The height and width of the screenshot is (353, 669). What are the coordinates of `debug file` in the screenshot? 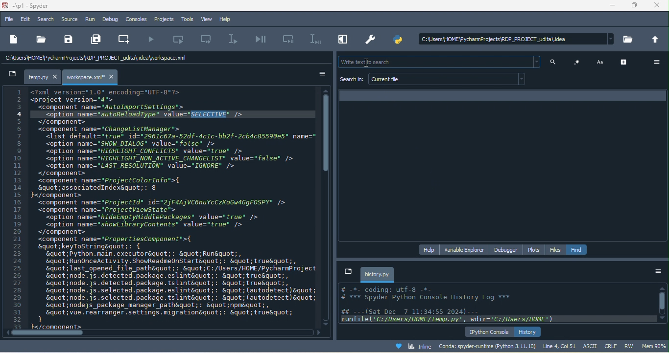 It's located at (262, 40).